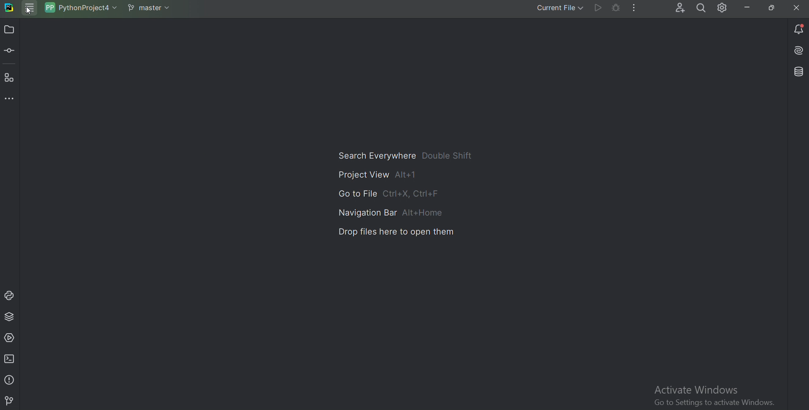  What do you see at coordinates (721, 9) in the screenshot?
I see `Setting` at bounding box center [721, 9].